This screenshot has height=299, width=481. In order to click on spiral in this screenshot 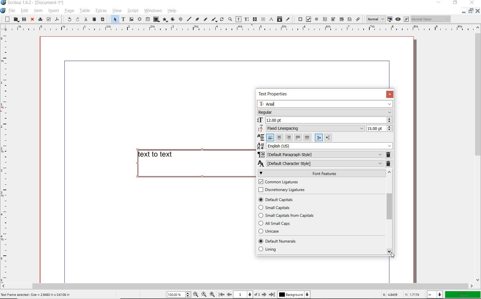, I will do `click(180, 19)`.